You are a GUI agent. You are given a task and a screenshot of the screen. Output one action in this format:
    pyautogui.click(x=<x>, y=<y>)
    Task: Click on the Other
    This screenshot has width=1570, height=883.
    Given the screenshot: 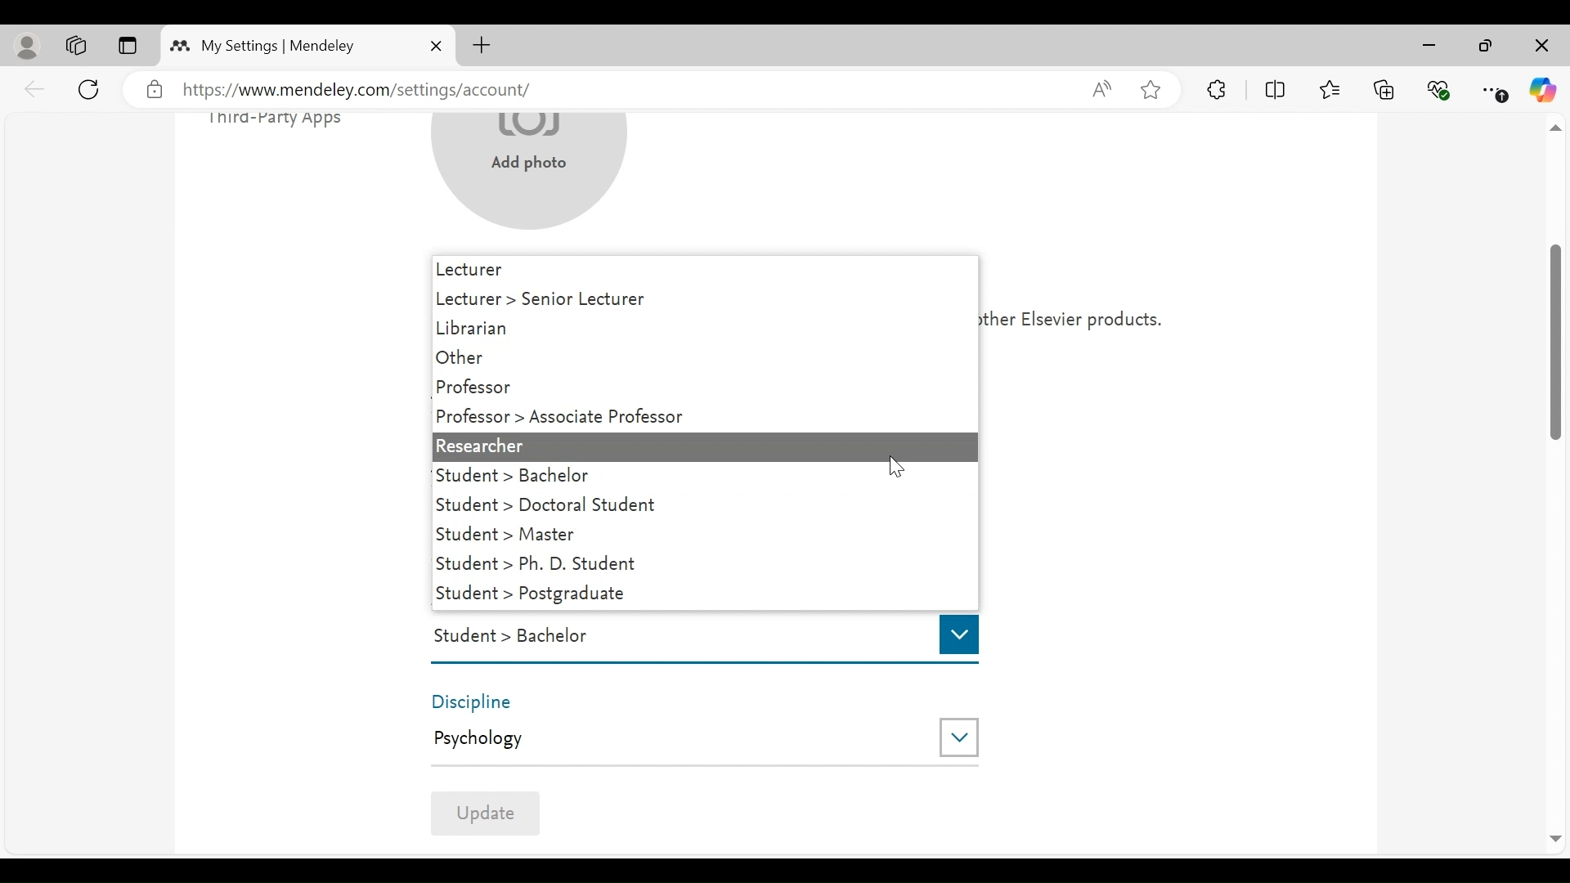 What is the action you would take?
    pyautogui.click(x=701, y=358)
    